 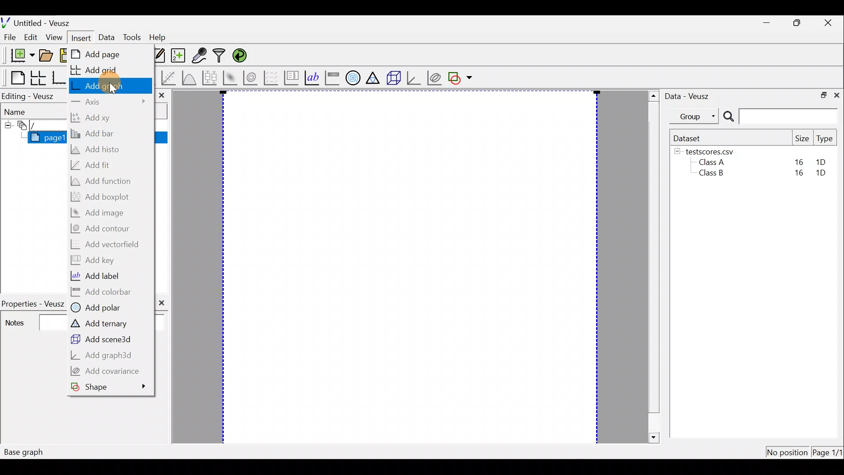 What do you see at coordinates (434, 77) in the screenshot?
I see `Plot covariance ellipses` at bounding box center [434, 77].